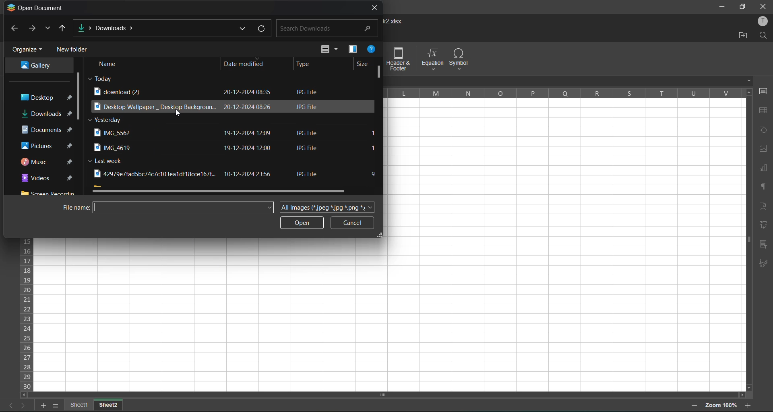 This screenshot has width=773, height=412. I want to click on vertical scroll bar, so click(80, 97).